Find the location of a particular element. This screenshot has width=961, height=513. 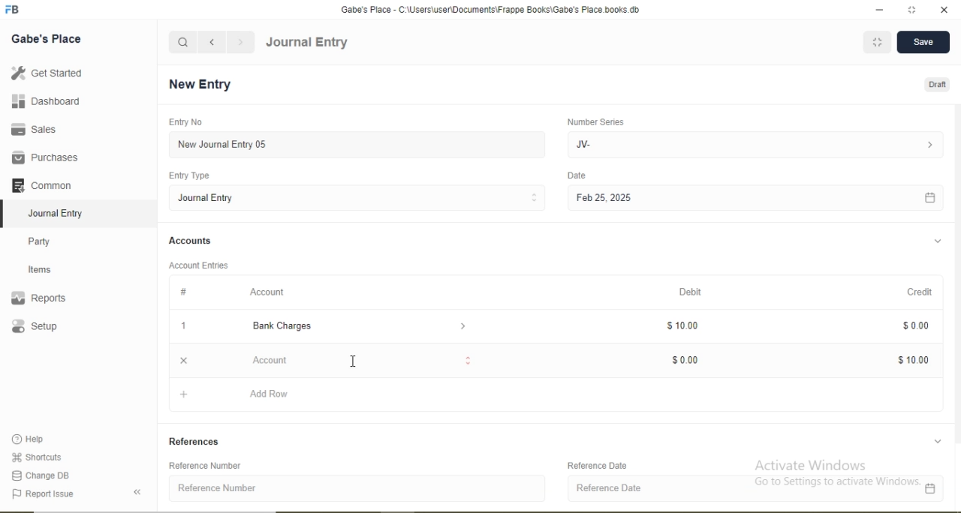

close is located at coordinates (181, 361).